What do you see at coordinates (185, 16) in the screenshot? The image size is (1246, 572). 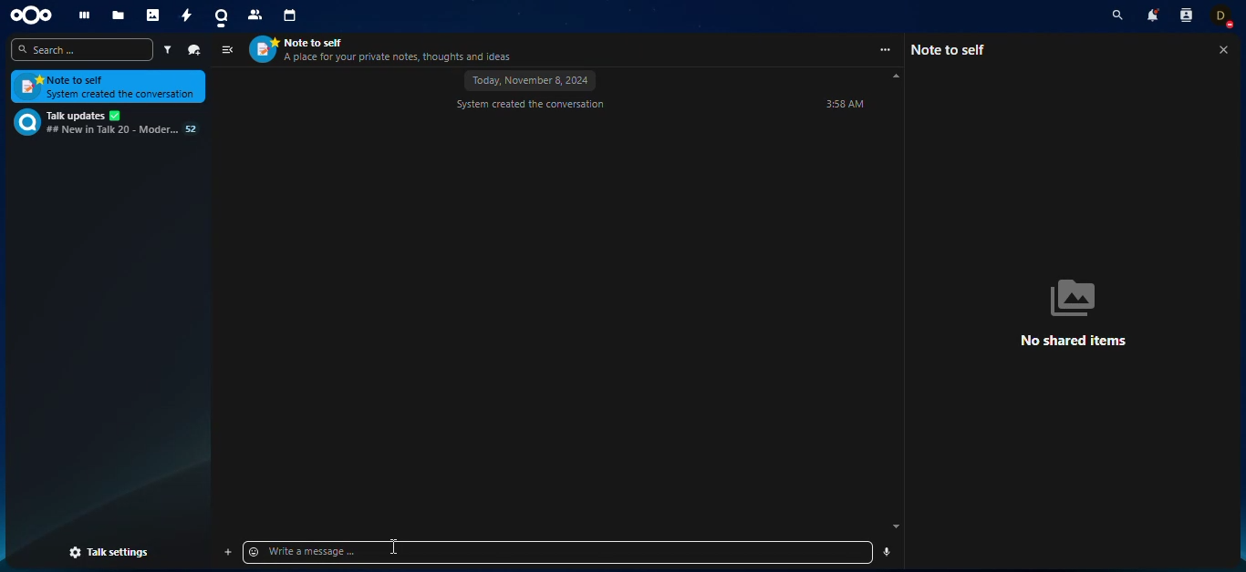 I see `activity` at bounding box center [185, 16].